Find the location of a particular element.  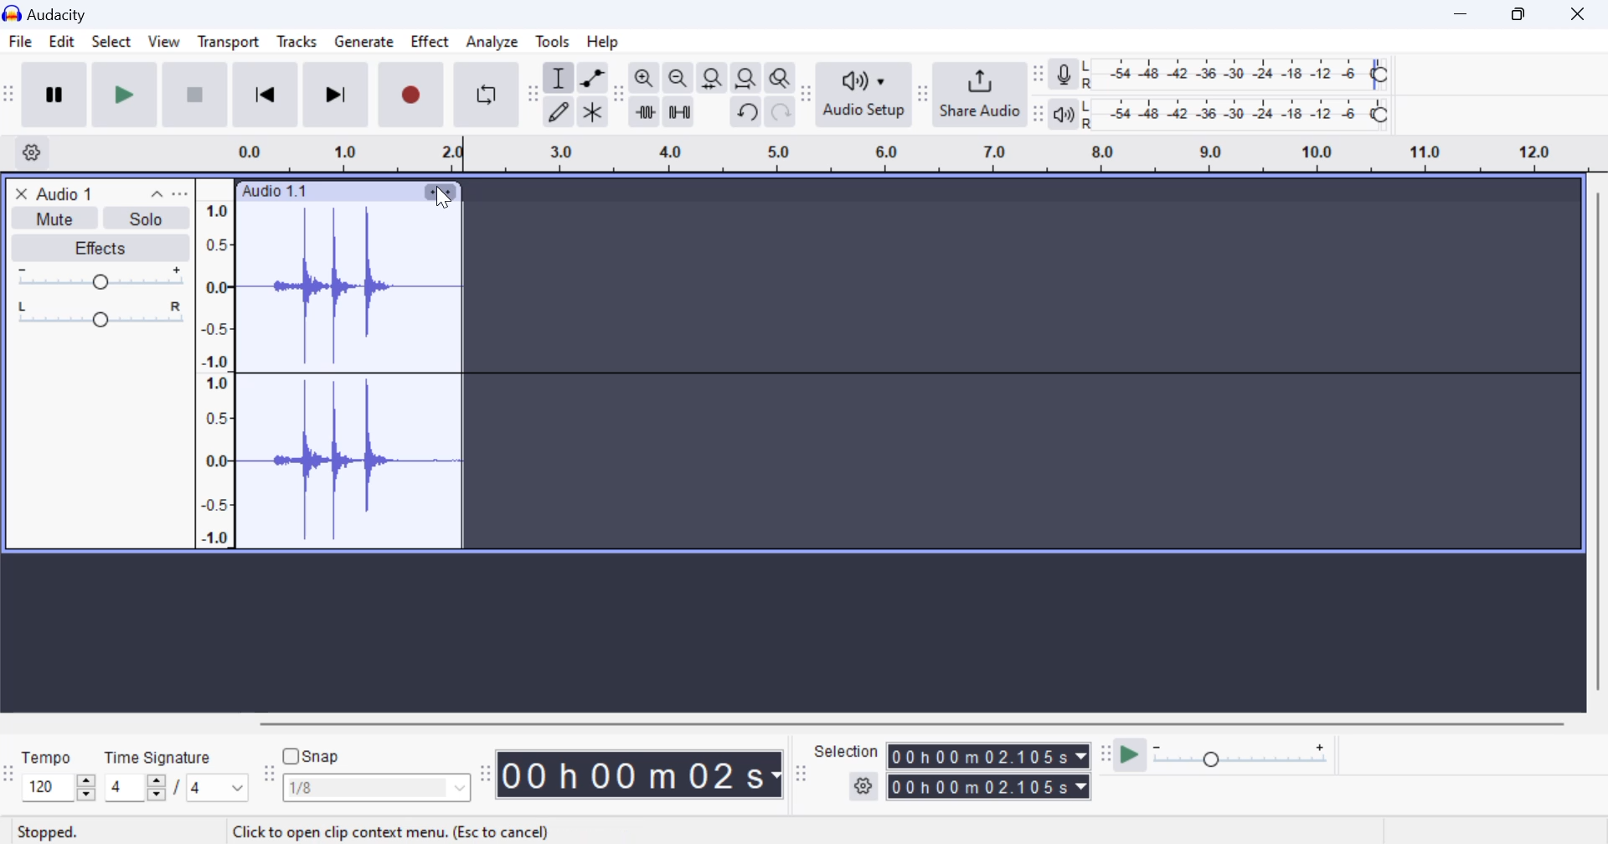

trim audio outside select is located at coordinates (646, 111).